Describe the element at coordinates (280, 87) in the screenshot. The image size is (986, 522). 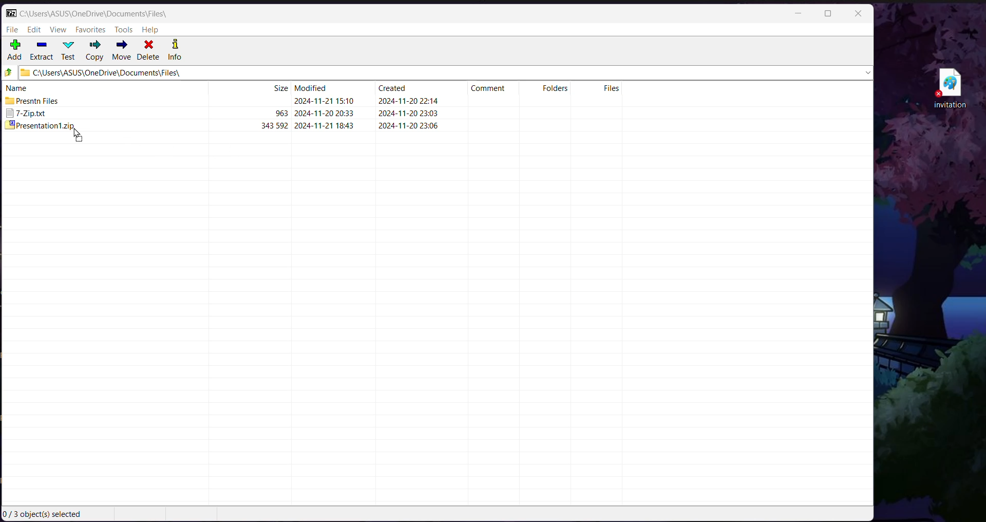
I see `Size` at that location.